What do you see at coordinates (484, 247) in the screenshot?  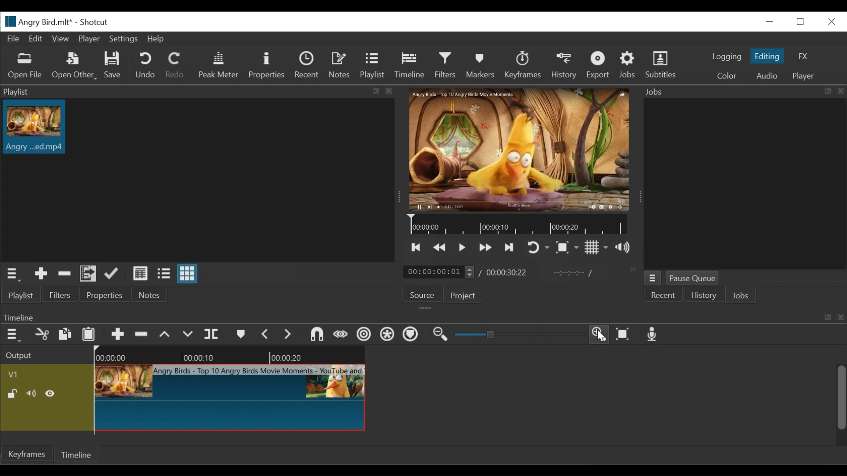 I see `Play forward quickly` at bounding box center [484, 247].